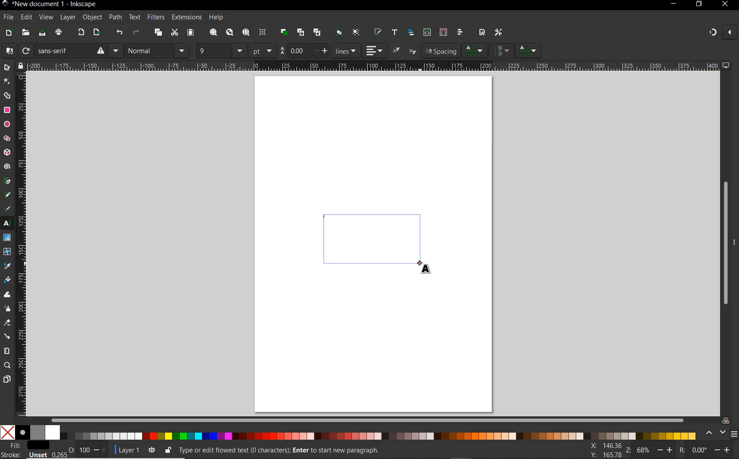 This screenshot has height=459, width=739. I want to click on ruler, so click(373, 66).